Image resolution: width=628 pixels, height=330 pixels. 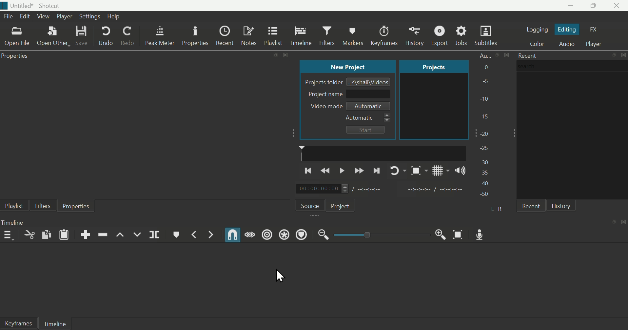 I want to click on in point, so click(x=432, y=190).